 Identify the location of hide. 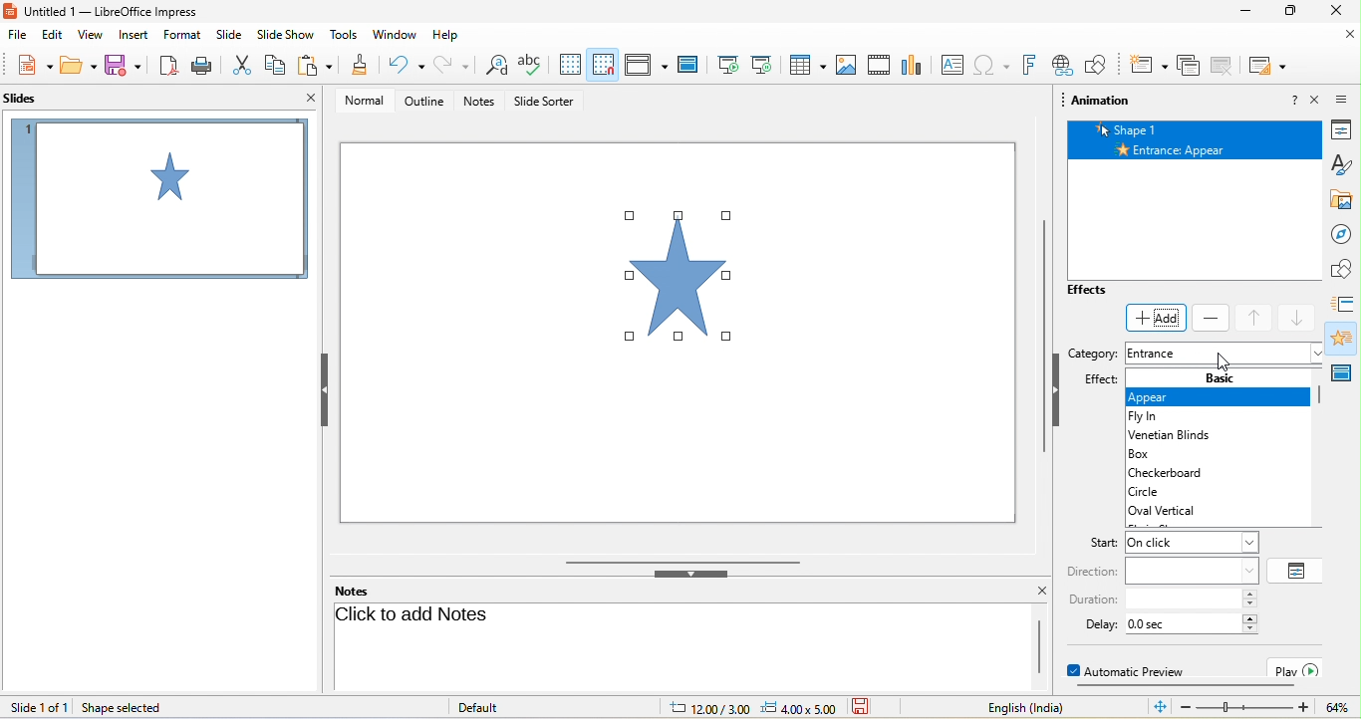
(1057, 394).